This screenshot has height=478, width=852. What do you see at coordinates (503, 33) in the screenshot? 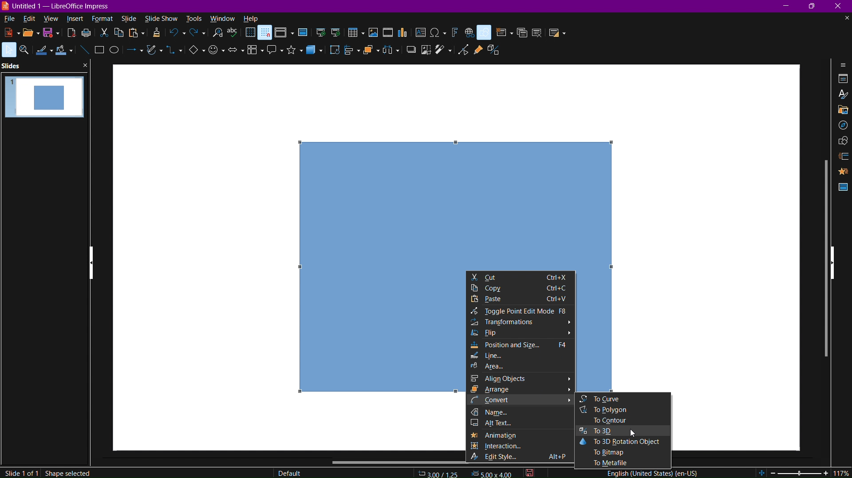
I see `New Slide` at bounding box center [503, 33].